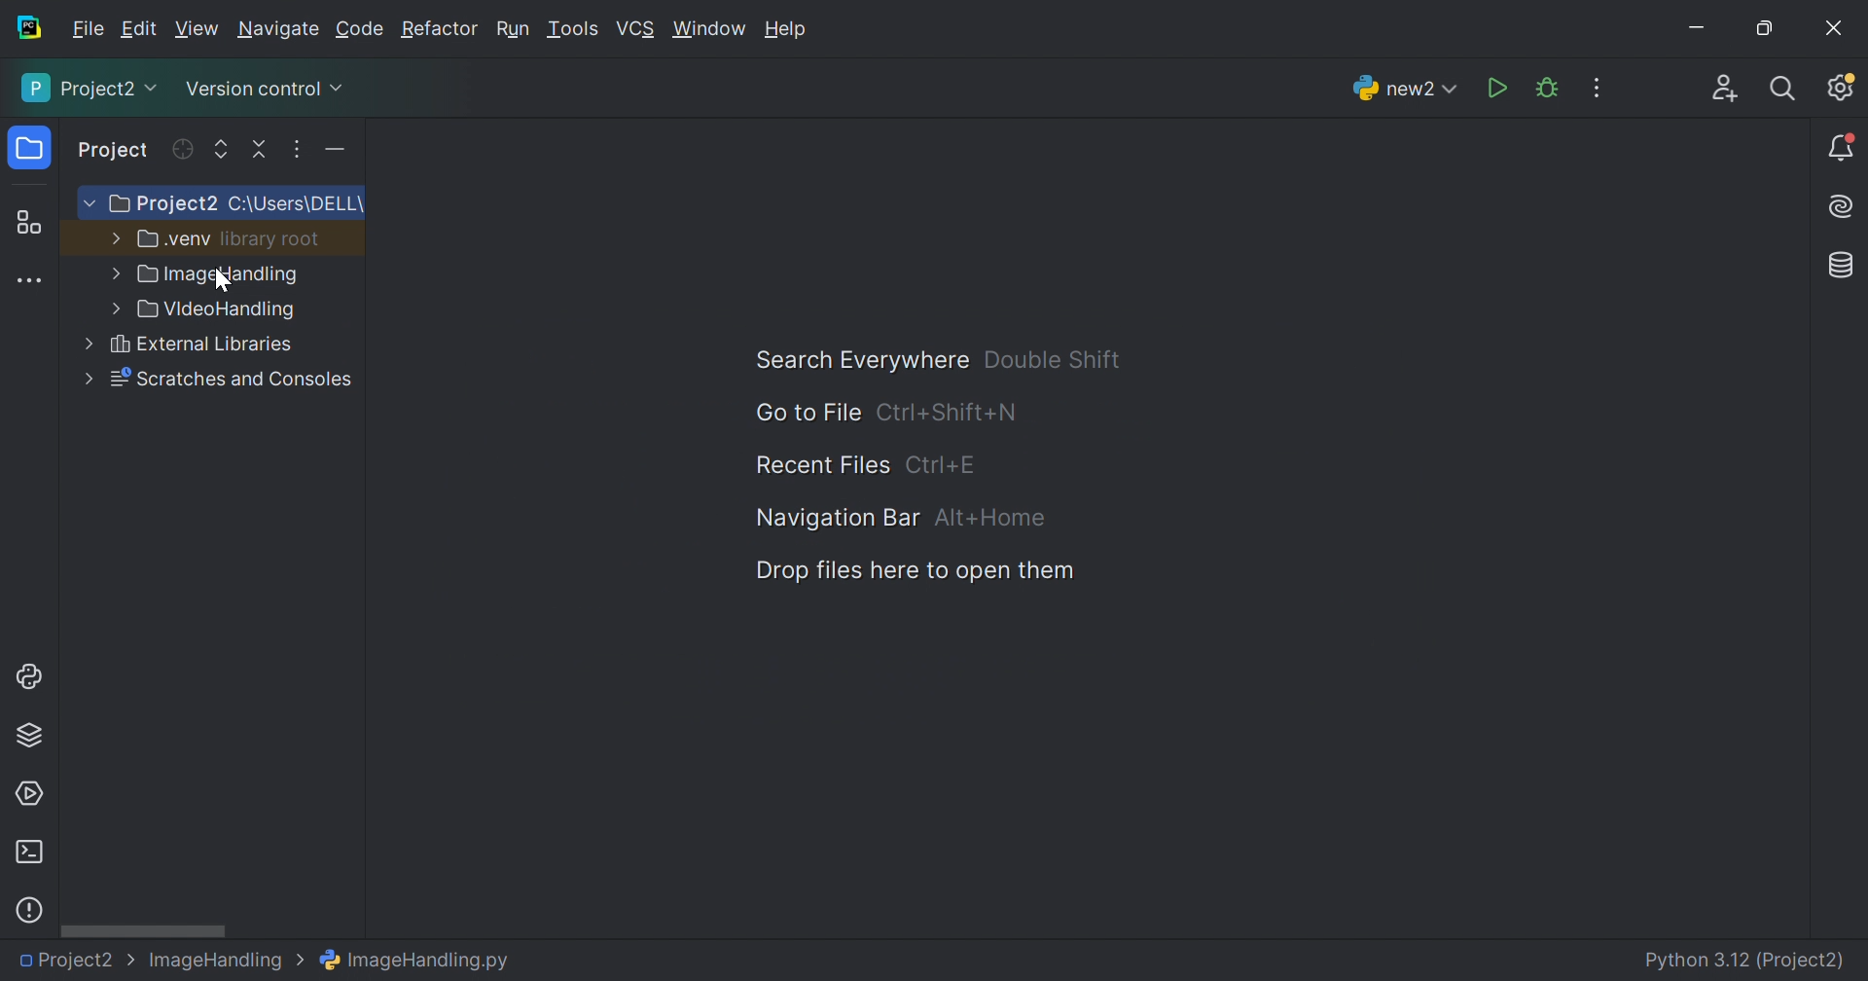 This screenshot has height=981, width=1868. I want to click on Debug, so click(1547, 89).